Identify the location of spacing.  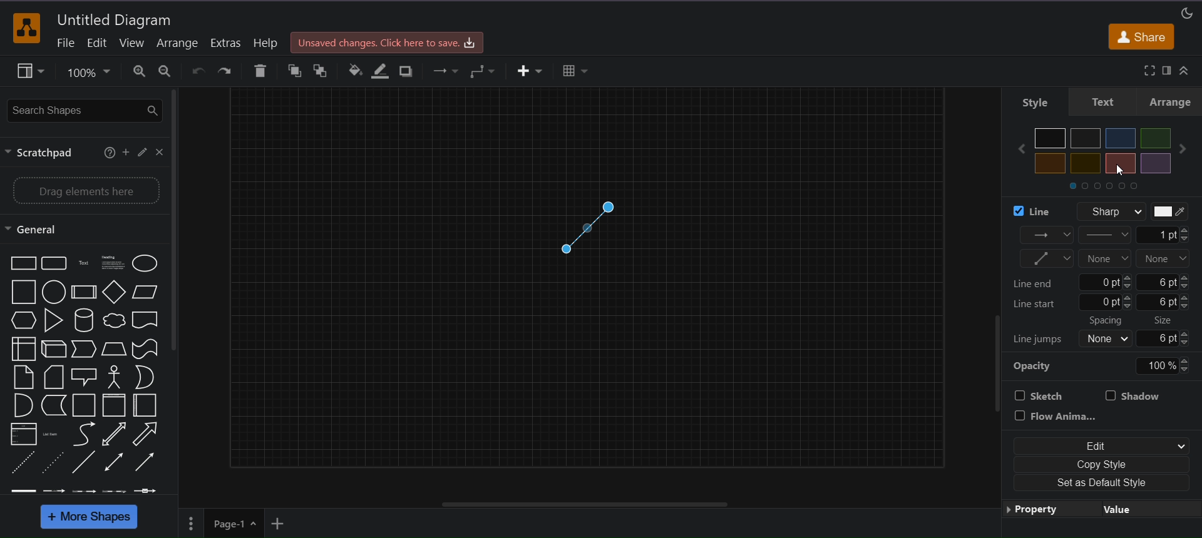
(1113, 331).